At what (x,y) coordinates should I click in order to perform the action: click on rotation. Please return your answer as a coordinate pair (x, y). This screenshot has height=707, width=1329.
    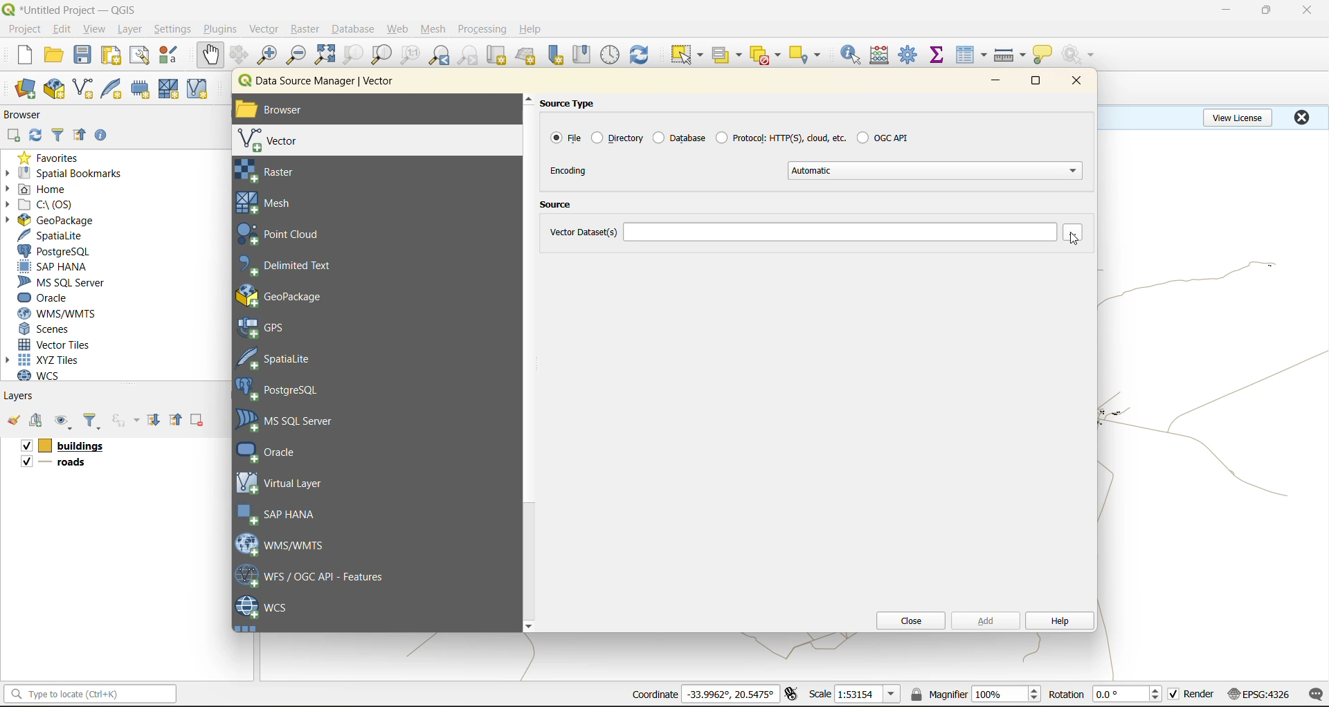
    Looking at the image, I should click on (1066, 695).